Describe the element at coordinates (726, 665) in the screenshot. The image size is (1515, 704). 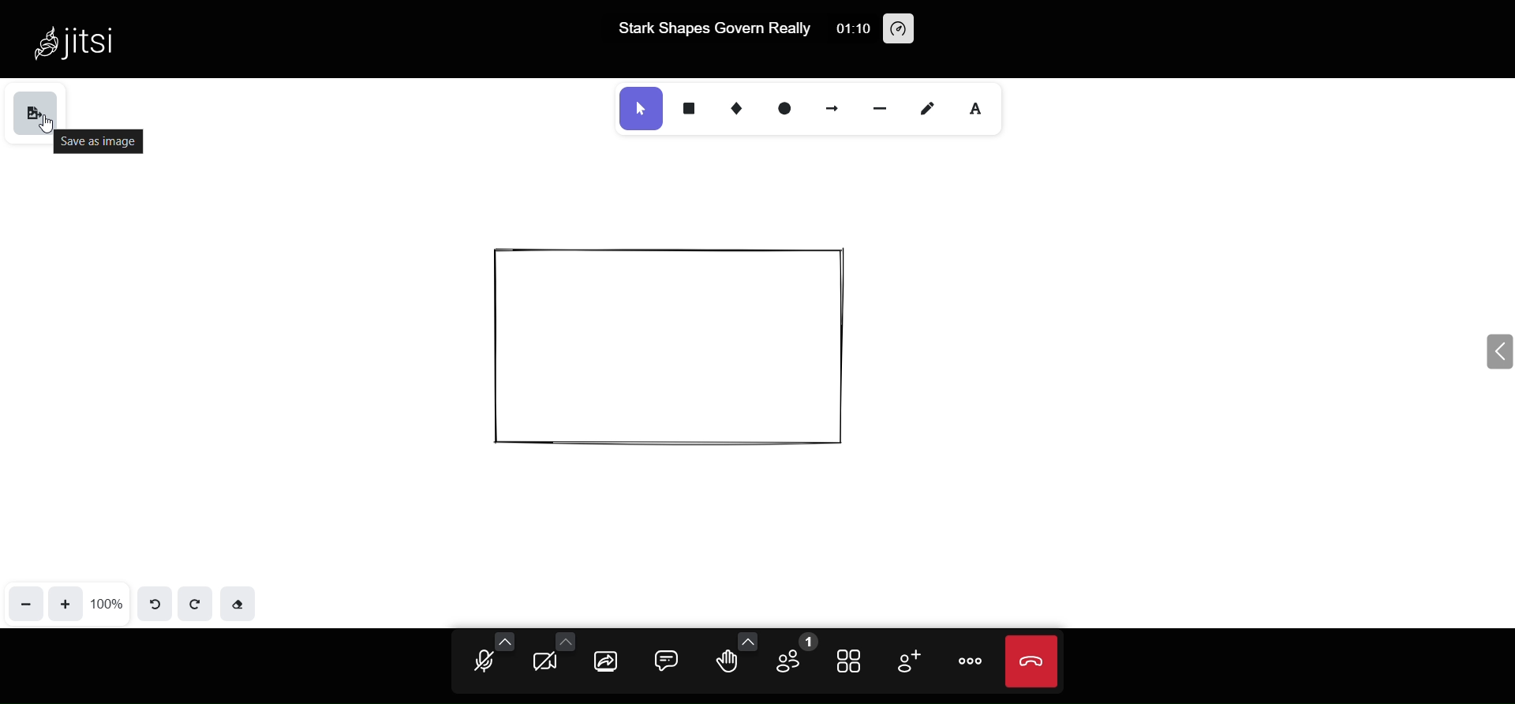
I see `raise hand` at that location.